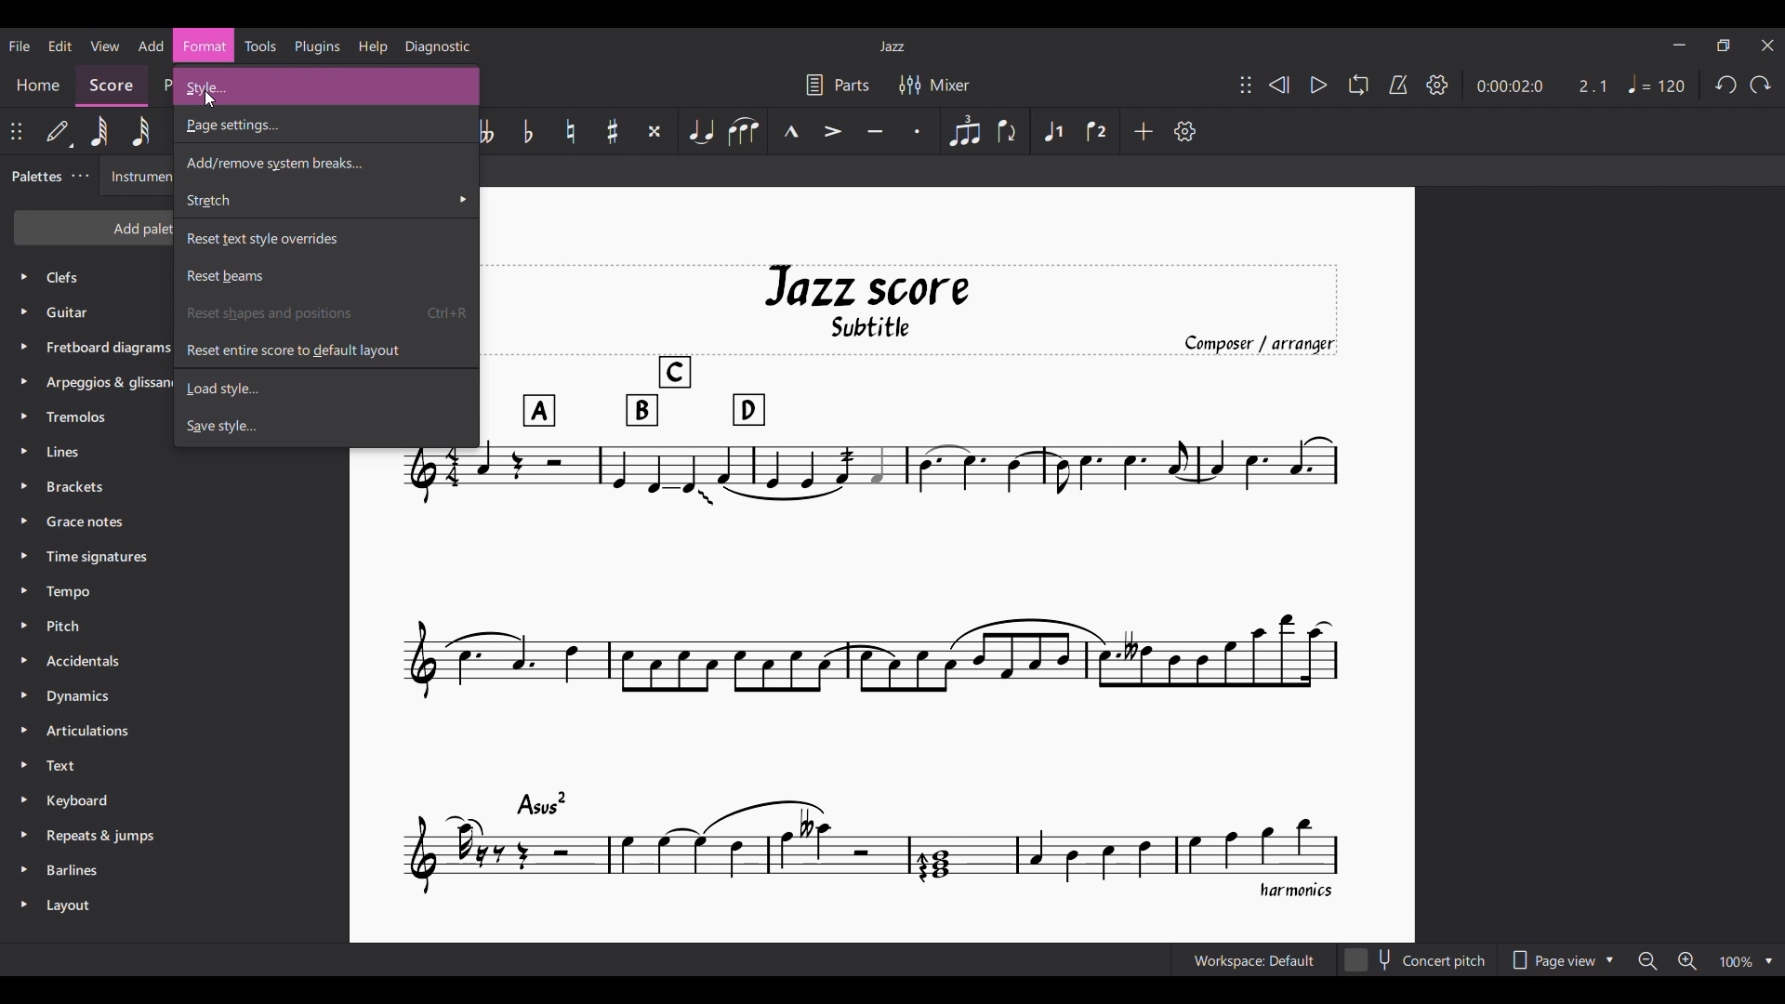 The width and height of the screenshot is (1785, 1004). Describe the element at coordinates (614, 131) in the screenshot. I see `Toggle sharp` at that location.